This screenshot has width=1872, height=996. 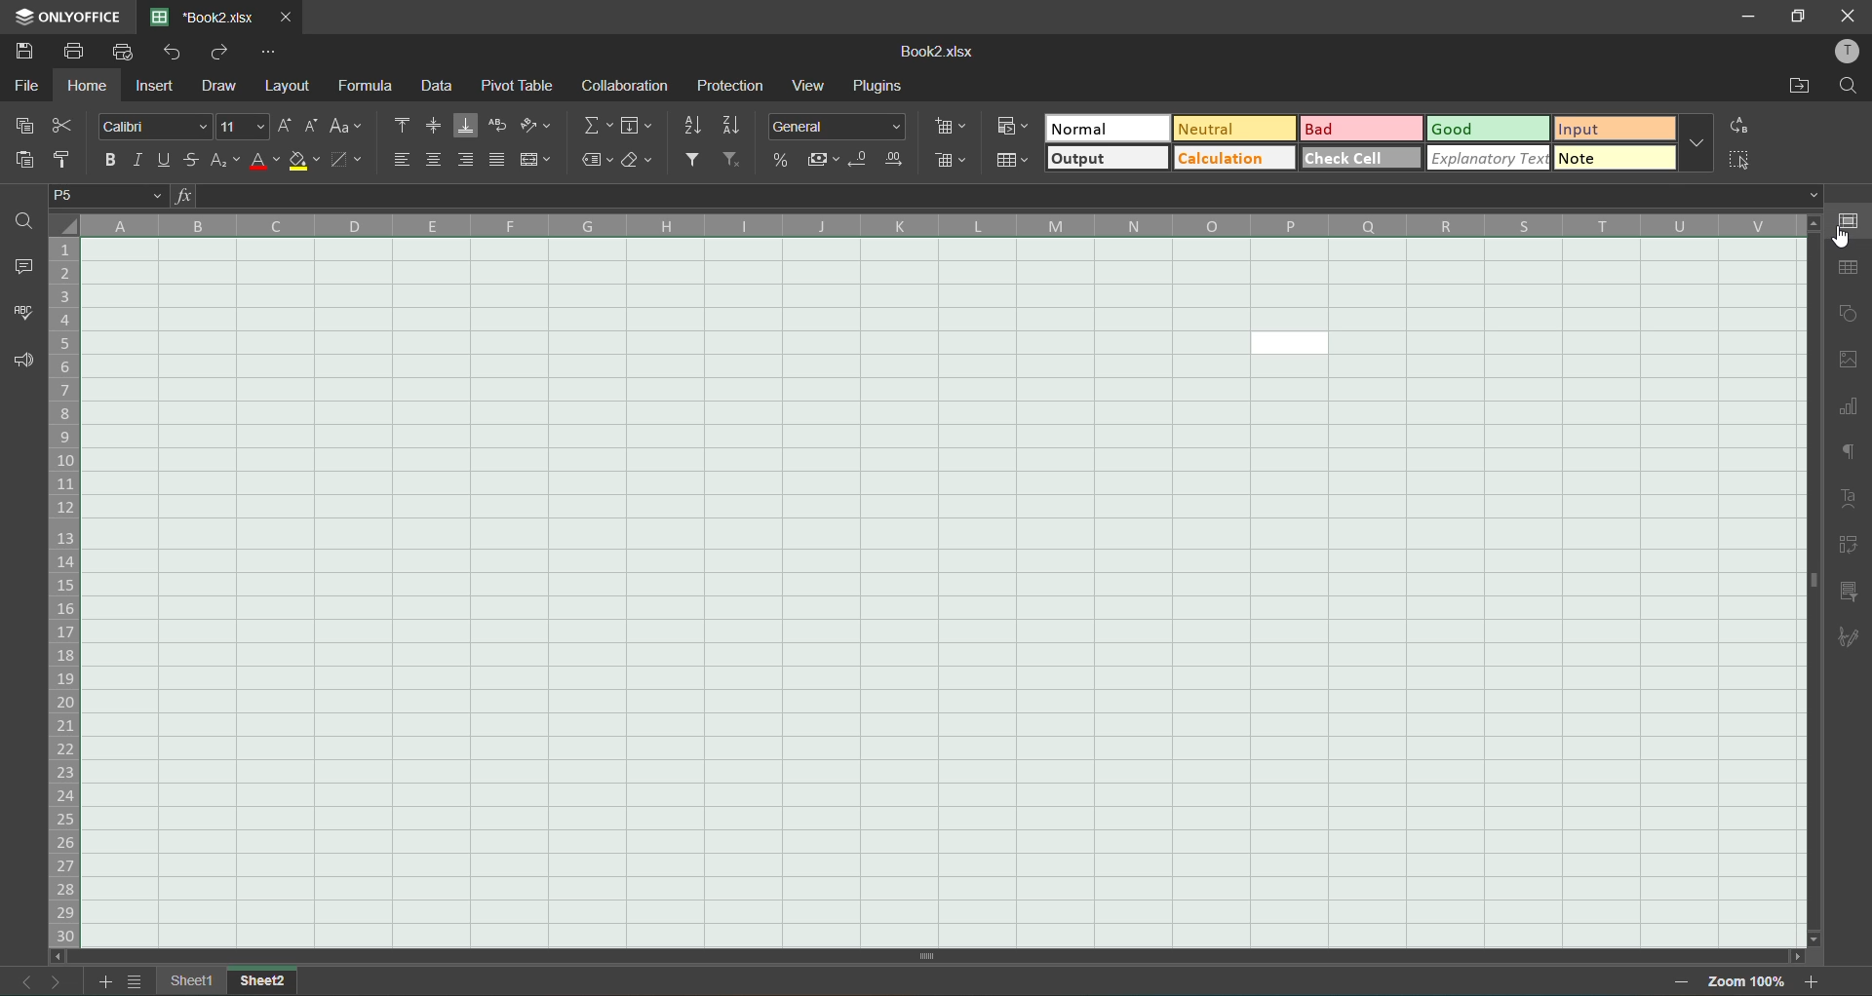 What do you see at coordinates (1692, 143) in the screenshot?
I see `more options` at bounding box center [1692, 143].